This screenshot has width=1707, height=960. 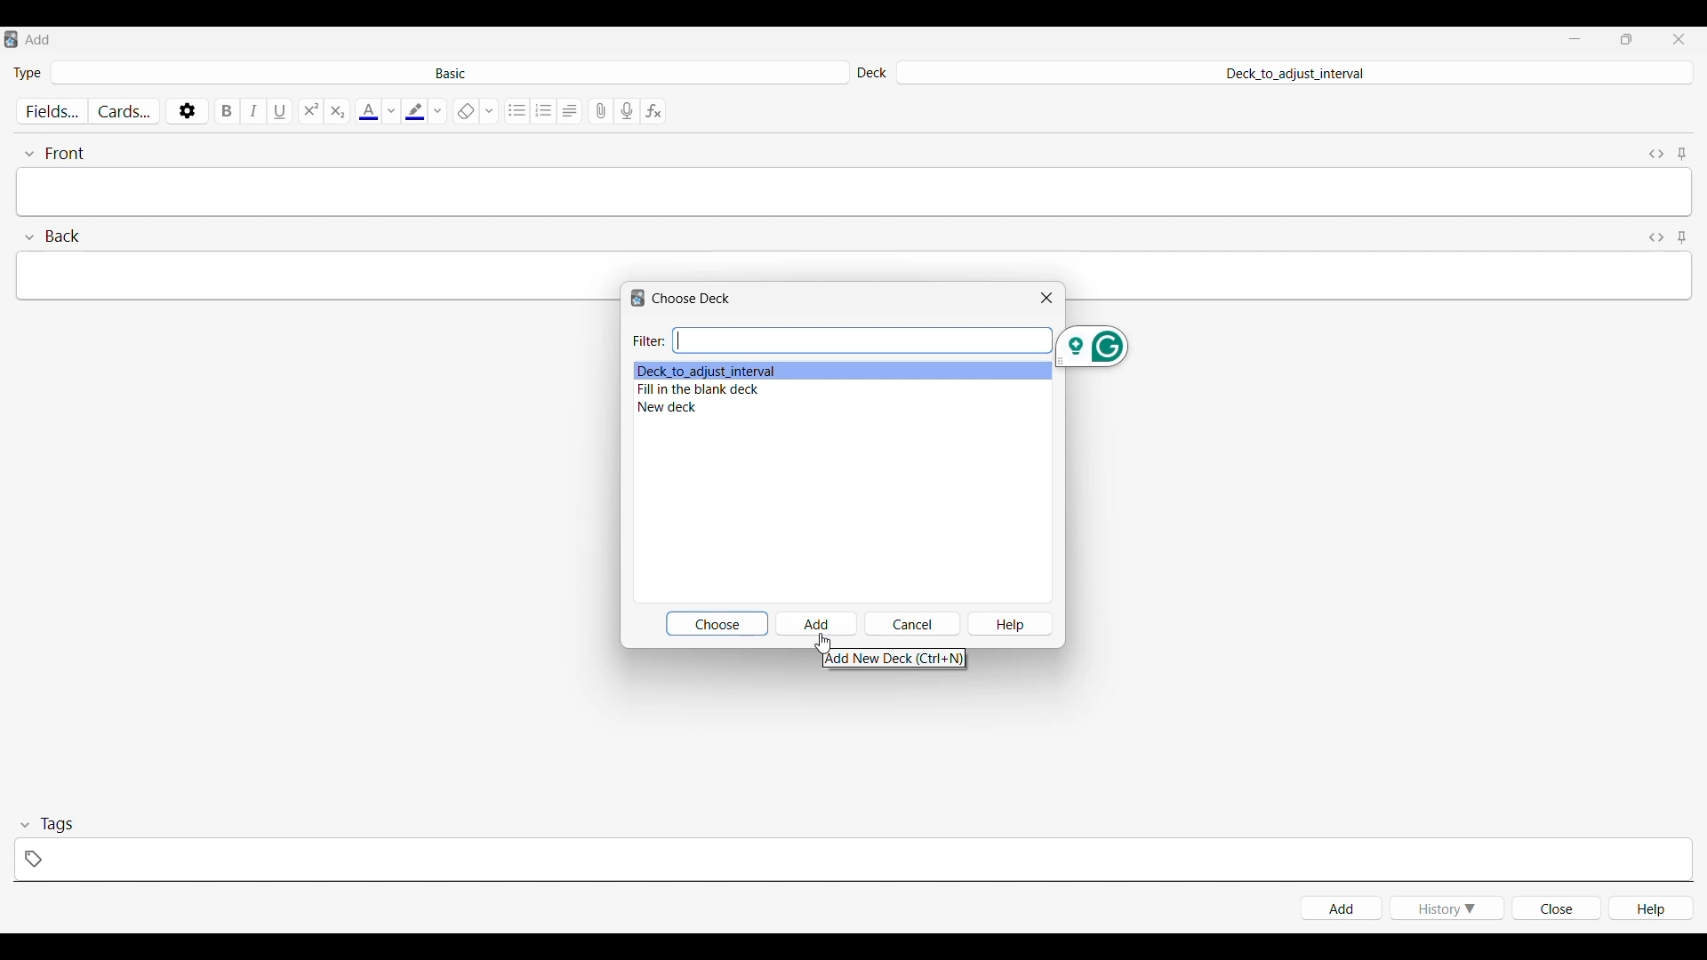 What do you see at coordinates (1293, 74) in the screenshot?
I see `Click to select deck` at bounding box center [1293, 74].